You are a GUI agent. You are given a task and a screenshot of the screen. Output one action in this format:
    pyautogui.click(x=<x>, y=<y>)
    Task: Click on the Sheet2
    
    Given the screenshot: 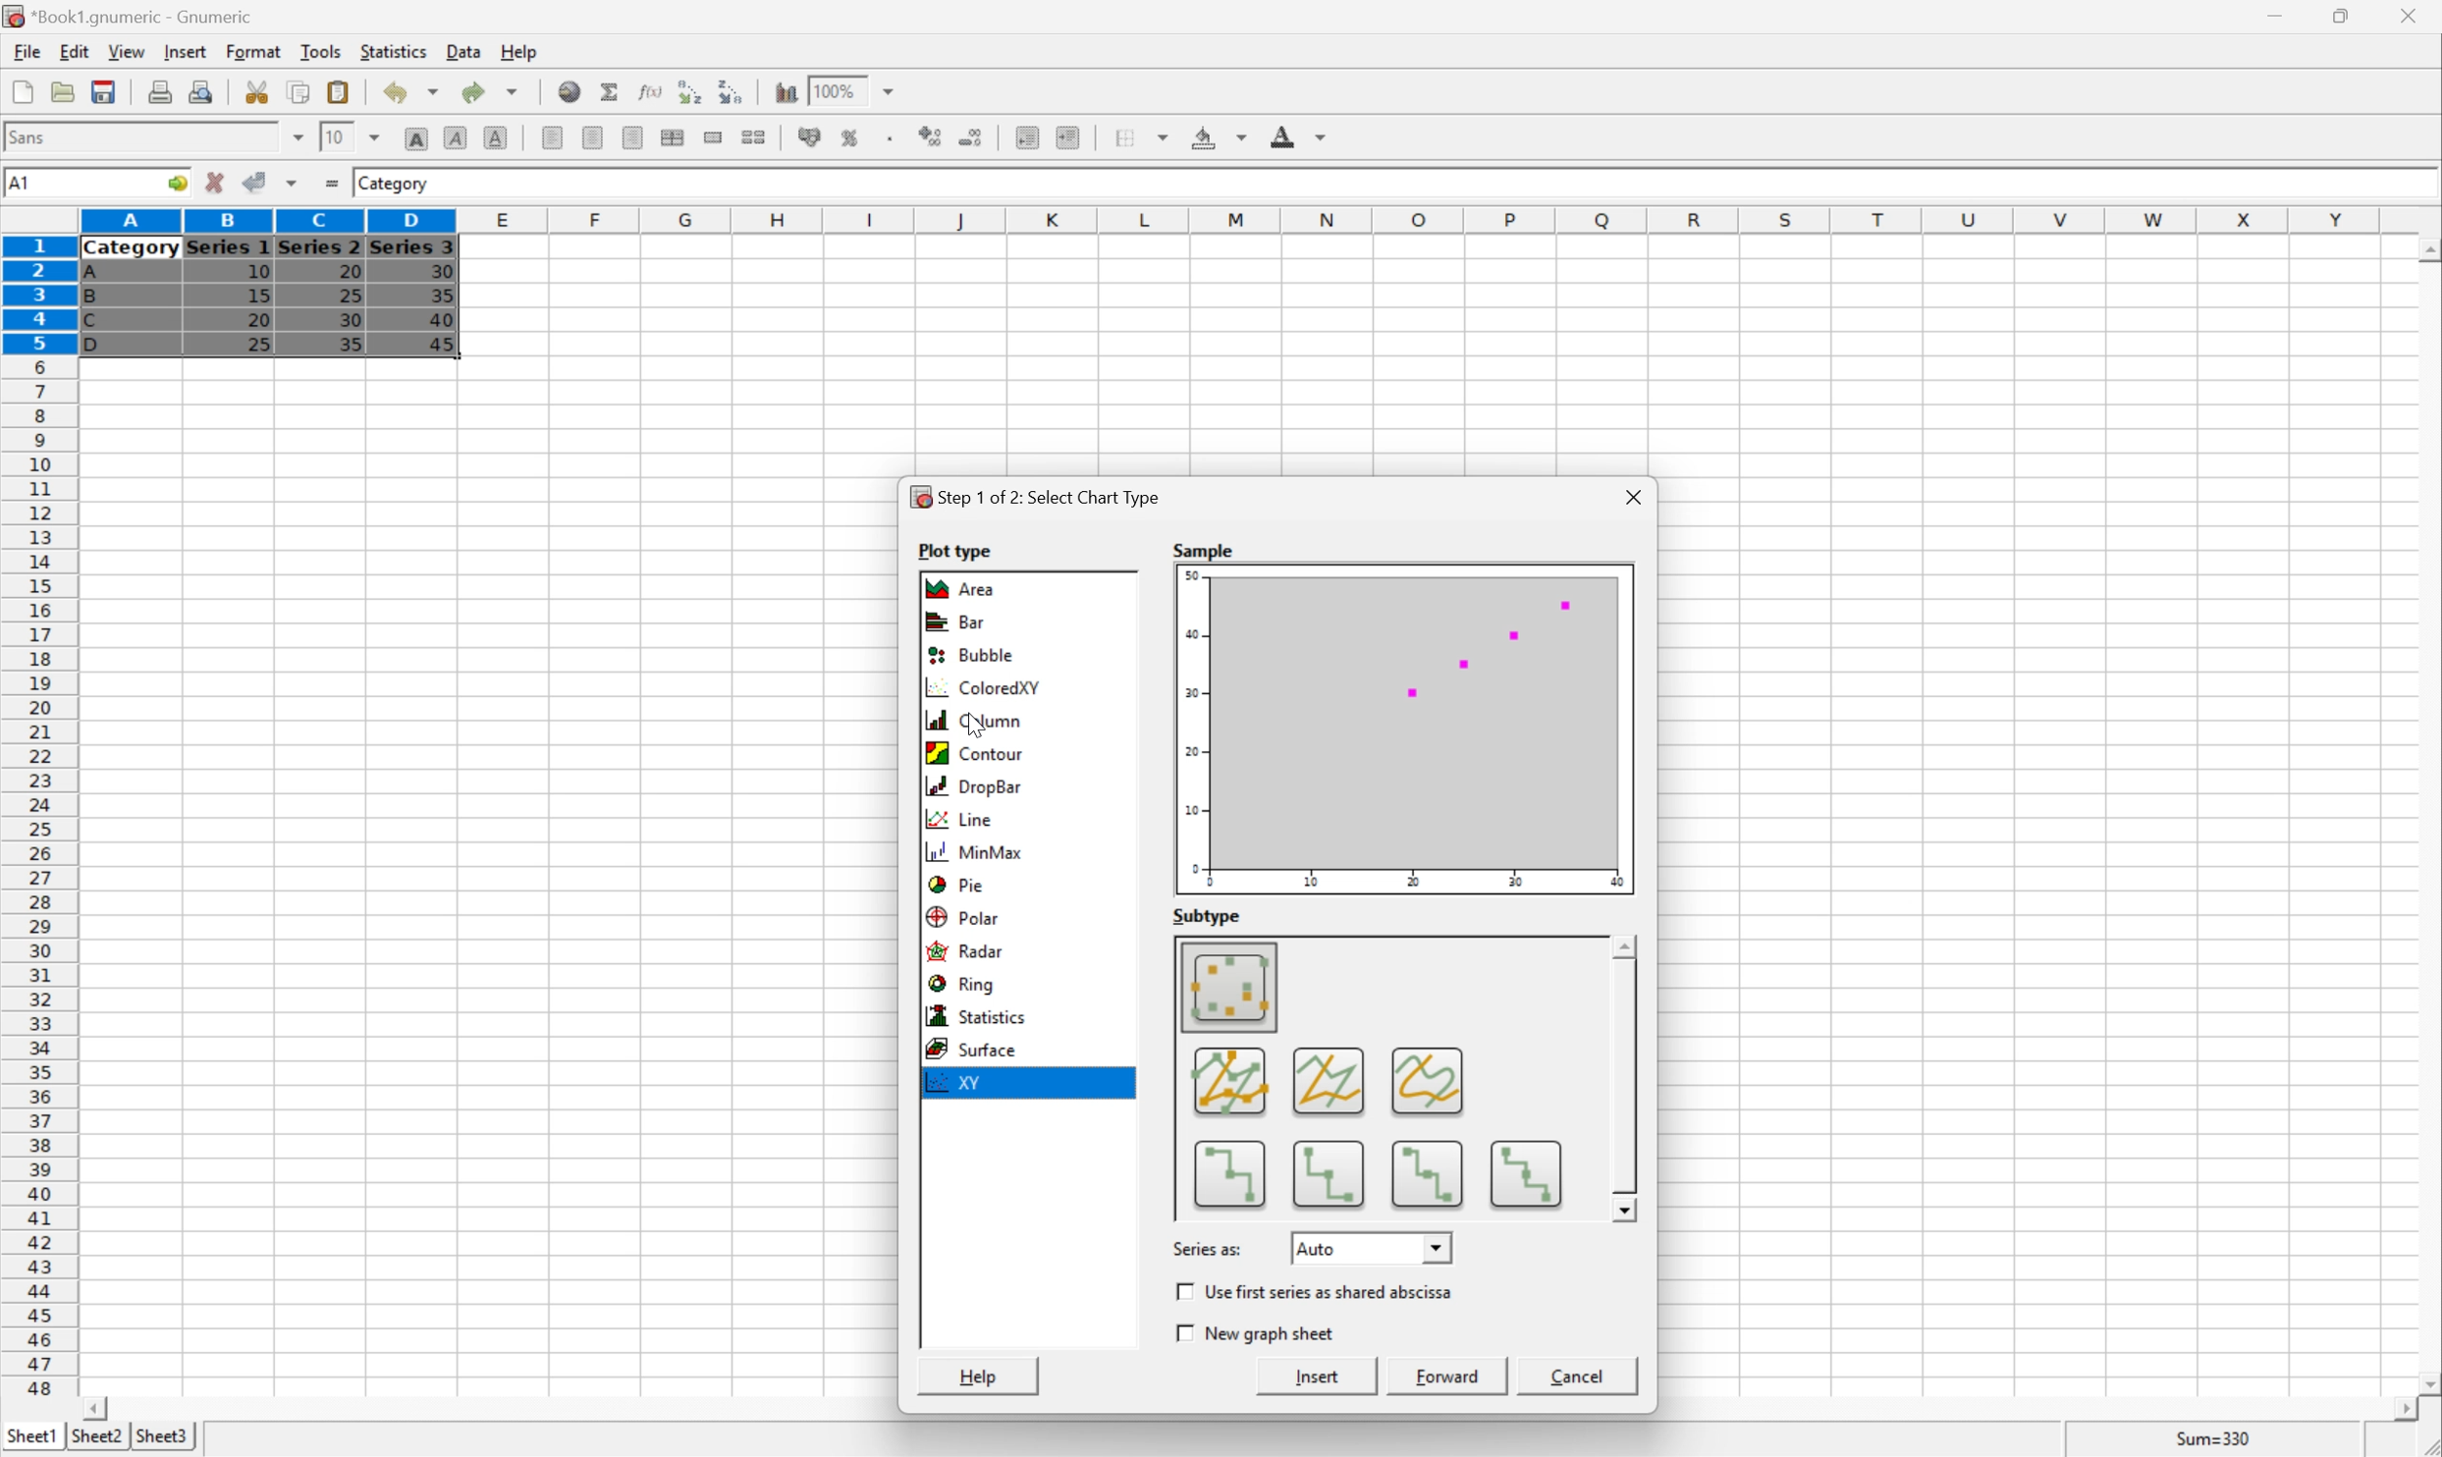 What is the action you would take?
    pyautogui.click(x=96, y=1436)
    